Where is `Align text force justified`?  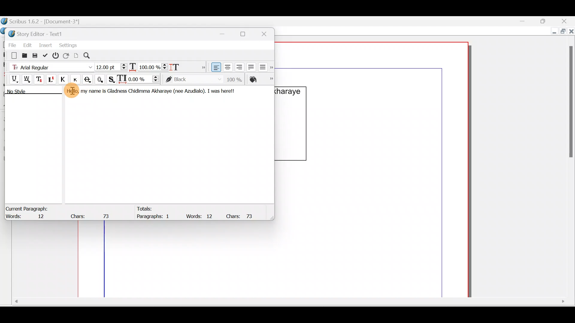
Align text force justified is located at coordinates (264, 66).